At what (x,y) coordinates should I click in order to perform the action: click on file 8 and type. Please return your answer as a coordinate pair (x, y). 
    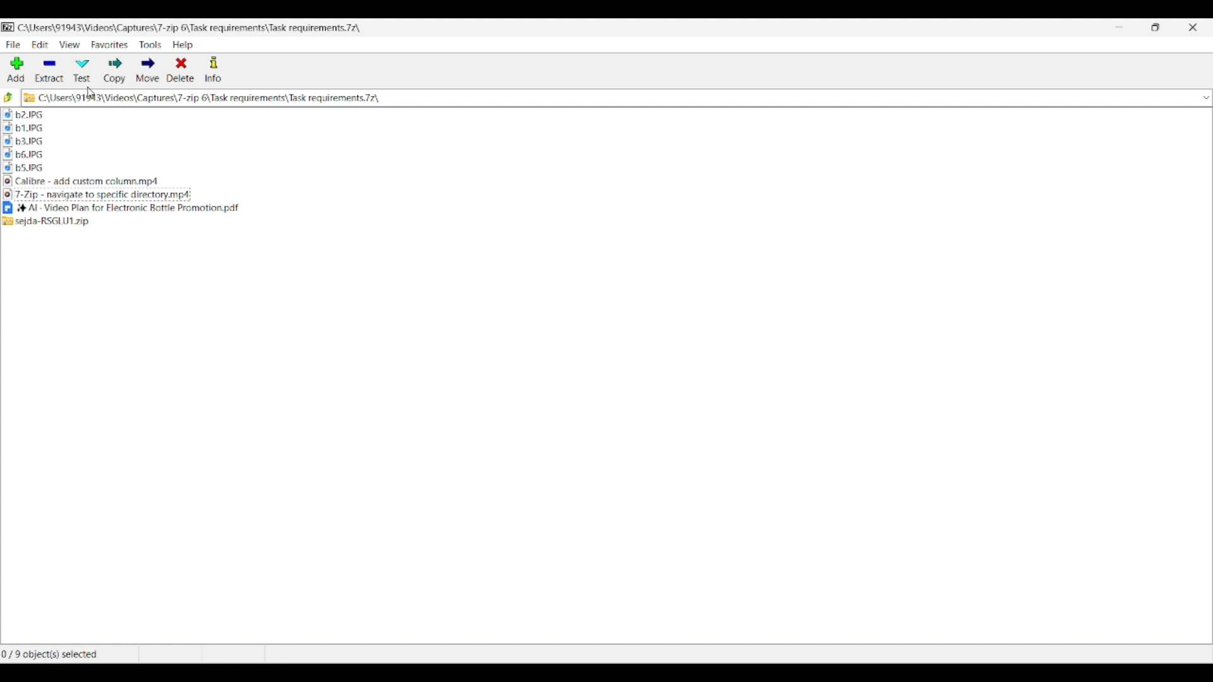
    Looking at the image, I should click on (344, 223).